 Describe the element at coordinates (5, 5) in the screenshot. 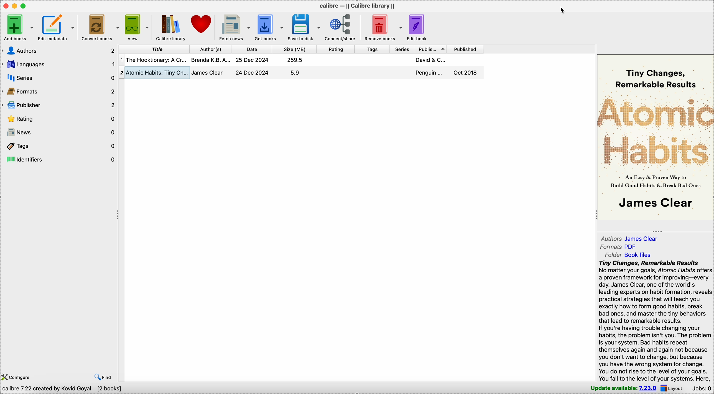

I see `close Calibre` at that location.